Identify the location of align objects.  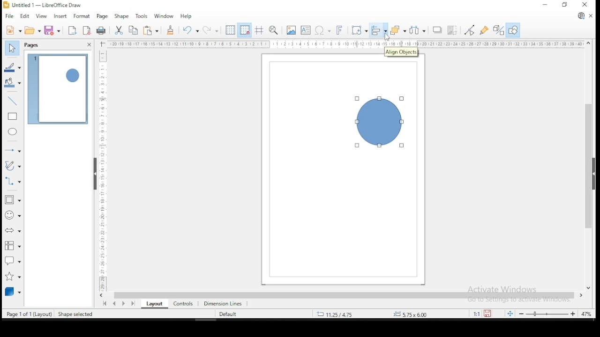
(378, 30).